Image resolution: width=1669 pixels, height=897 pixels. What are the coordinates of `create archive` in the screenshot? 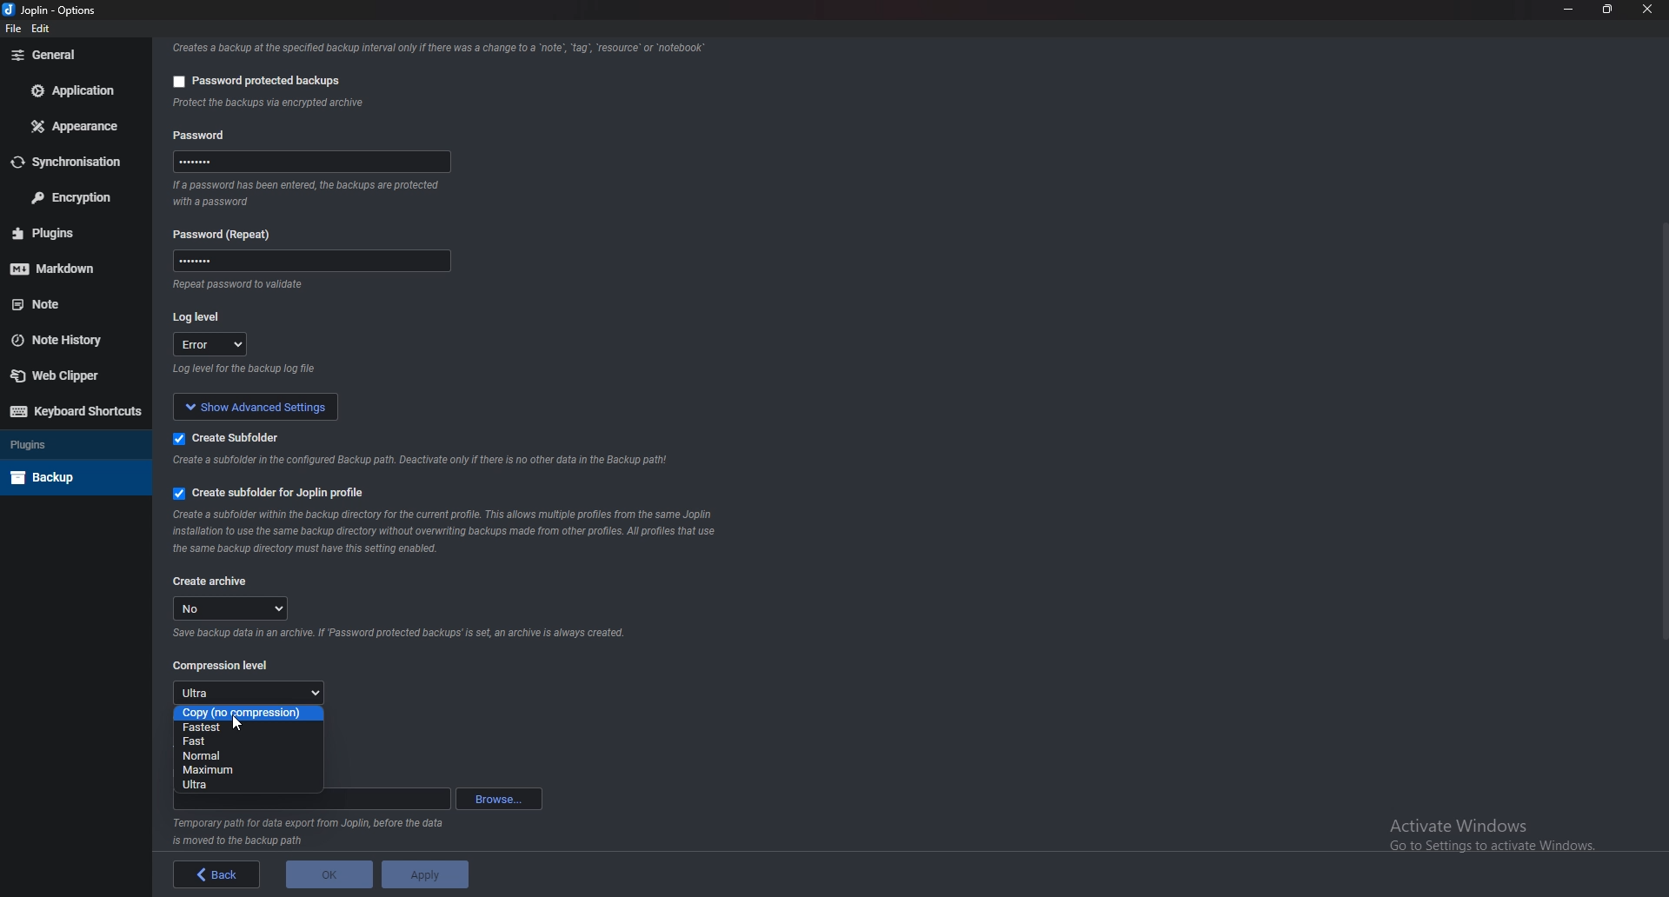 It's located at (212, 580).